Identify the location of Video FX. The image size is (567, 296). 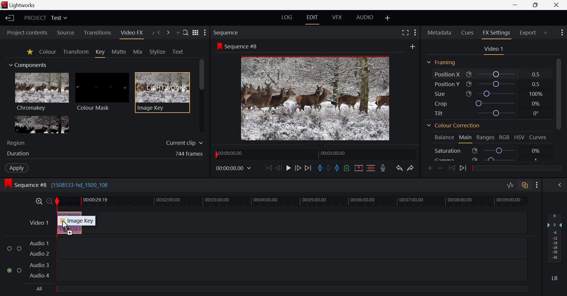
(133, 34).